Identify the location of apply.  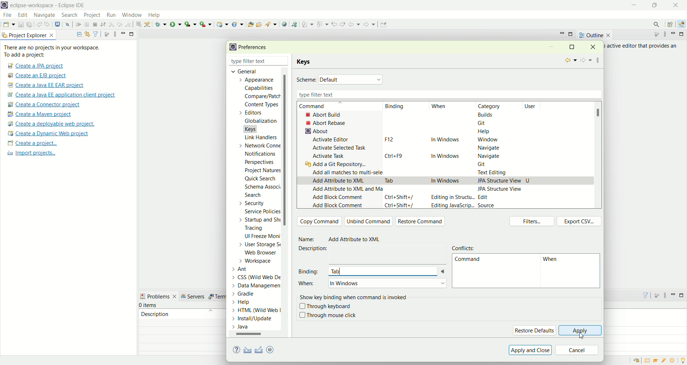
(581, 331).